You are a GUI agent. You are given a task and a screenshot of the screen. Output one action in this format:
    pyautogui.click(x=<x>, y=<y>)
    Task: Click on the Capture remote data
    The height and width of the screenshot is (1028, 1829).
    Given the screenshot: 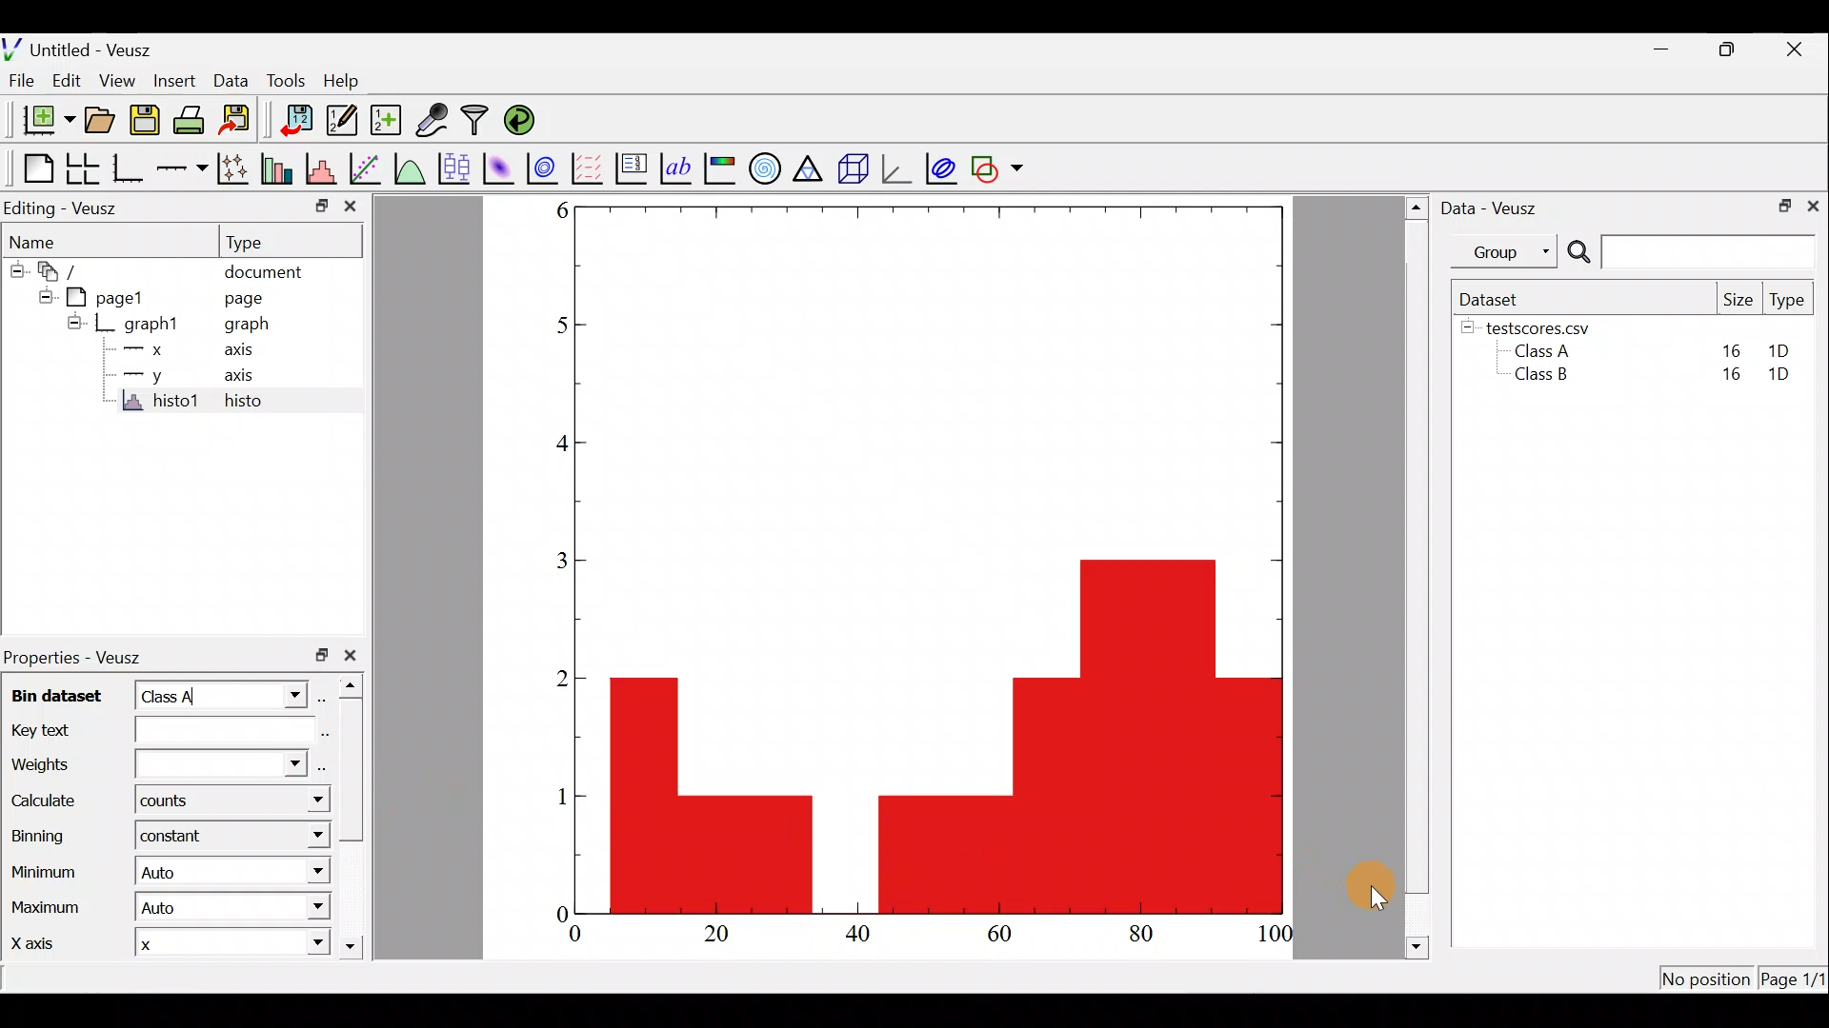 What is the action you would take?
    pyautogui.click(x=434, y=121)
    